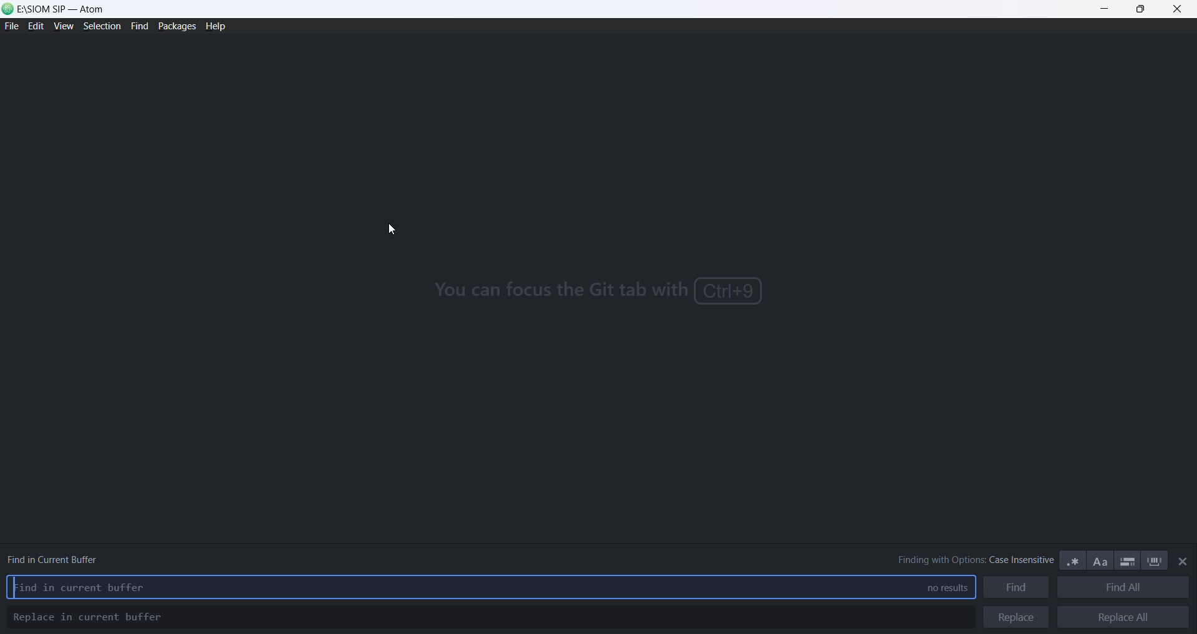  I want to click on file, so click(11, 27).